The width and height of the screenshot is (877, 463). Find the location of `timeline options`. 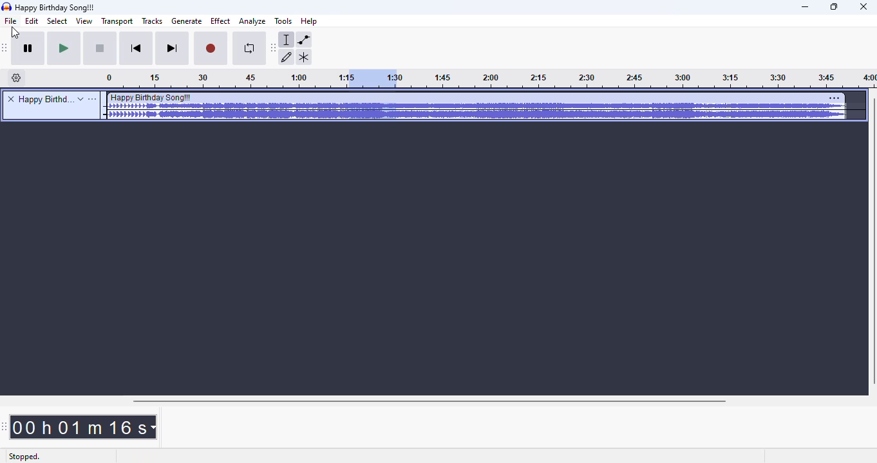

timeline options is located at coordinates (17, 78).